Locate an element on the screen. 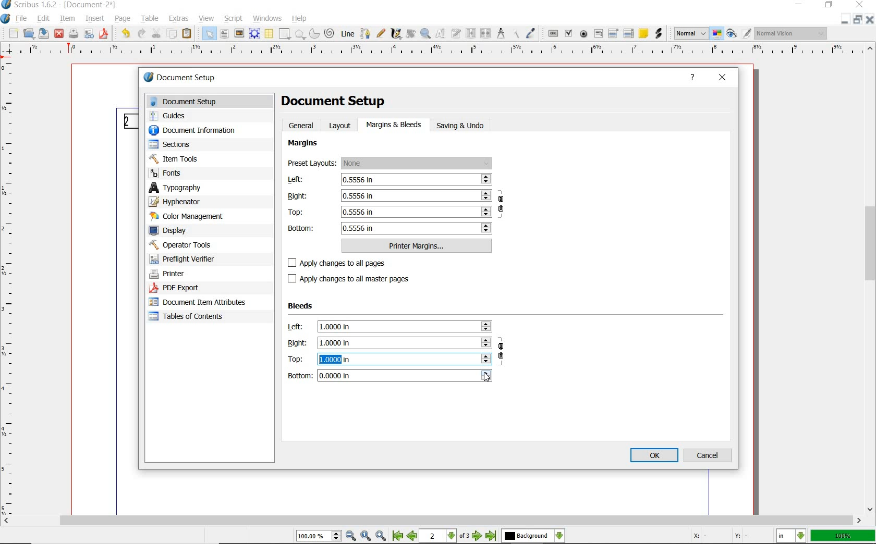 This screenshot has width=876, height=544. layout is located at coordinates (342, 125).